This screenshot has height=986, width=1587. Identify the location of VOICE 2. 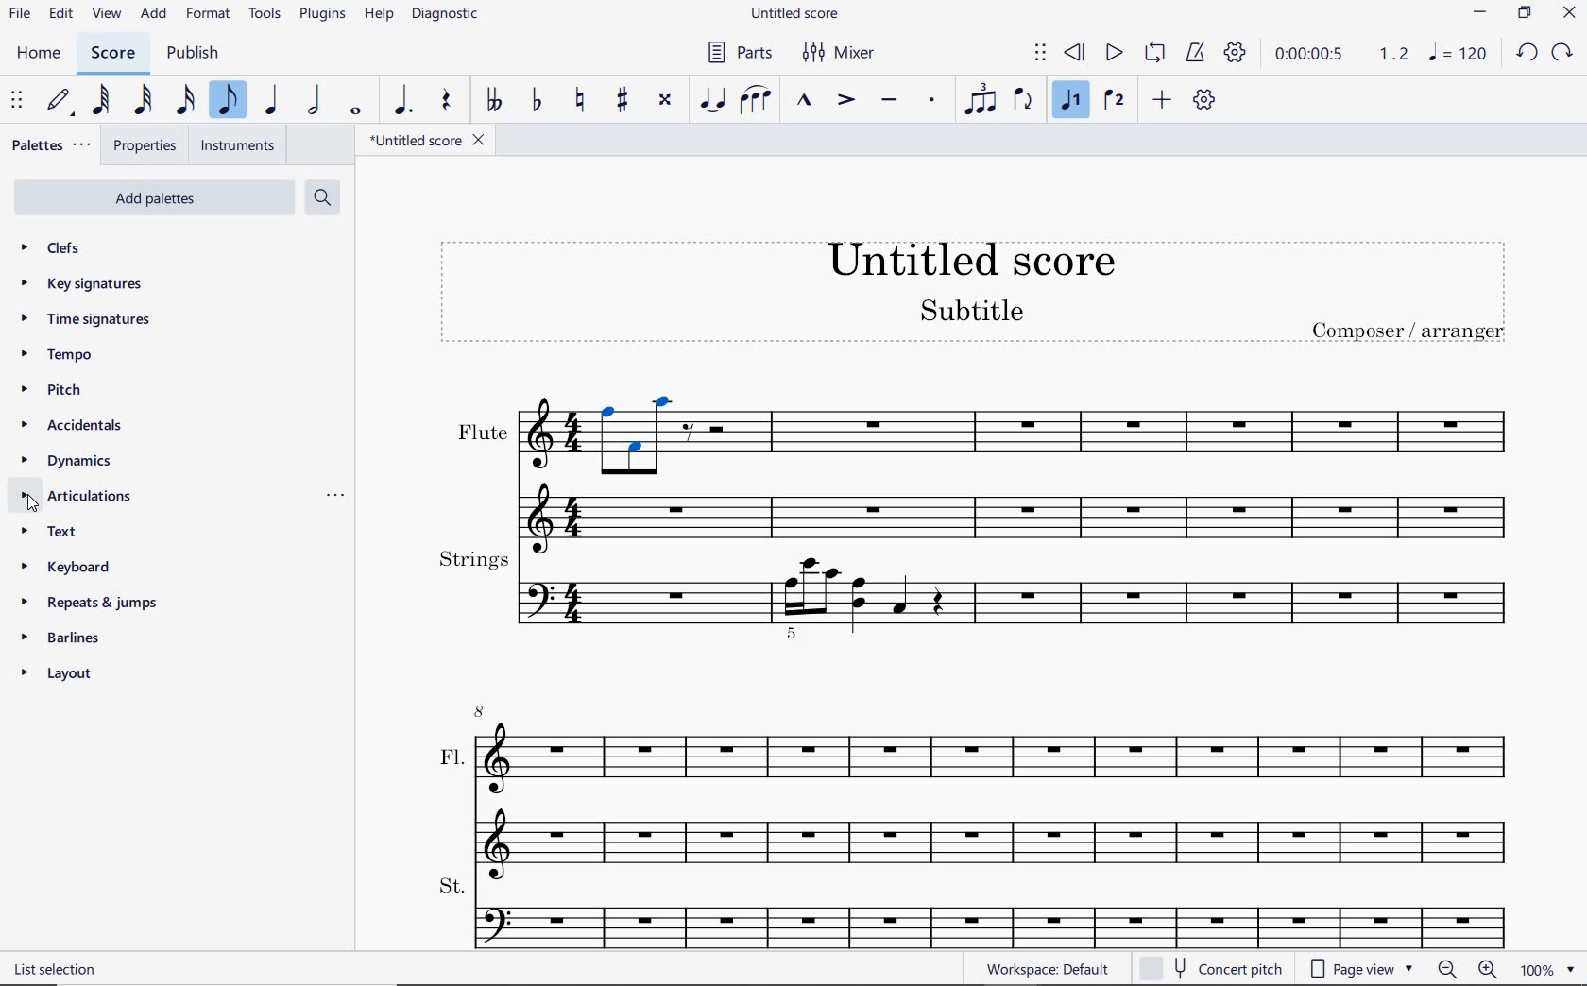
(1113, 101).